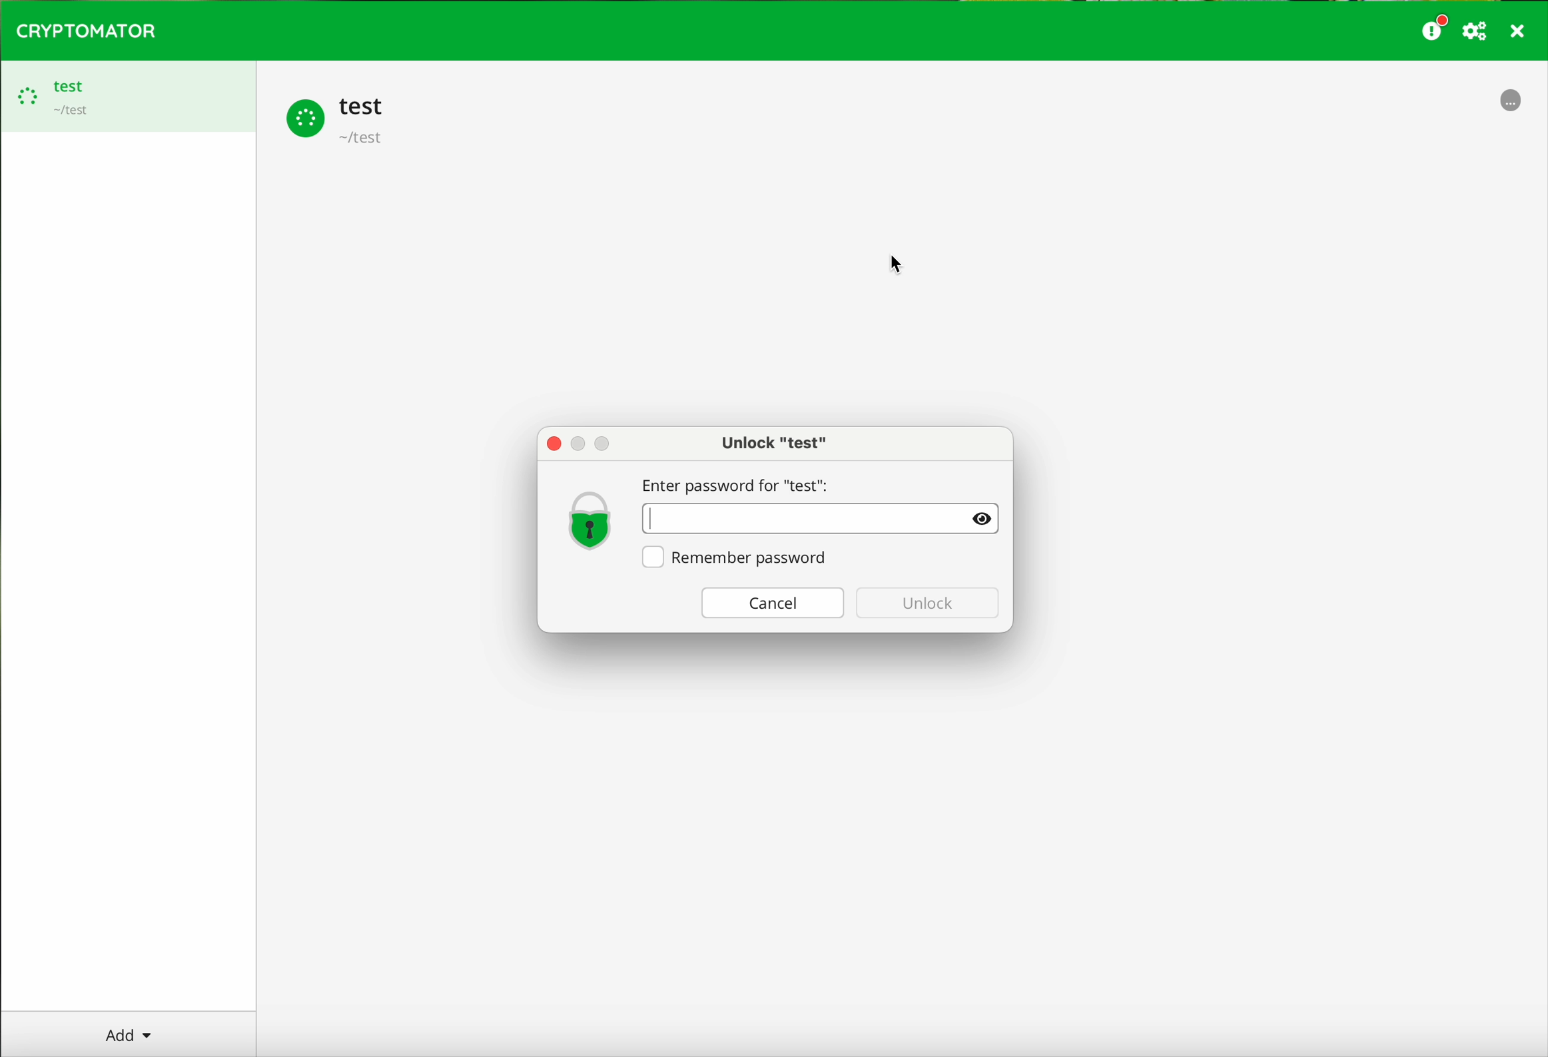 This screenshot has height=1057, width=1548. Describe the element at coordinates (774, 442) in the screenshot. I see `unlock test ` at that location.